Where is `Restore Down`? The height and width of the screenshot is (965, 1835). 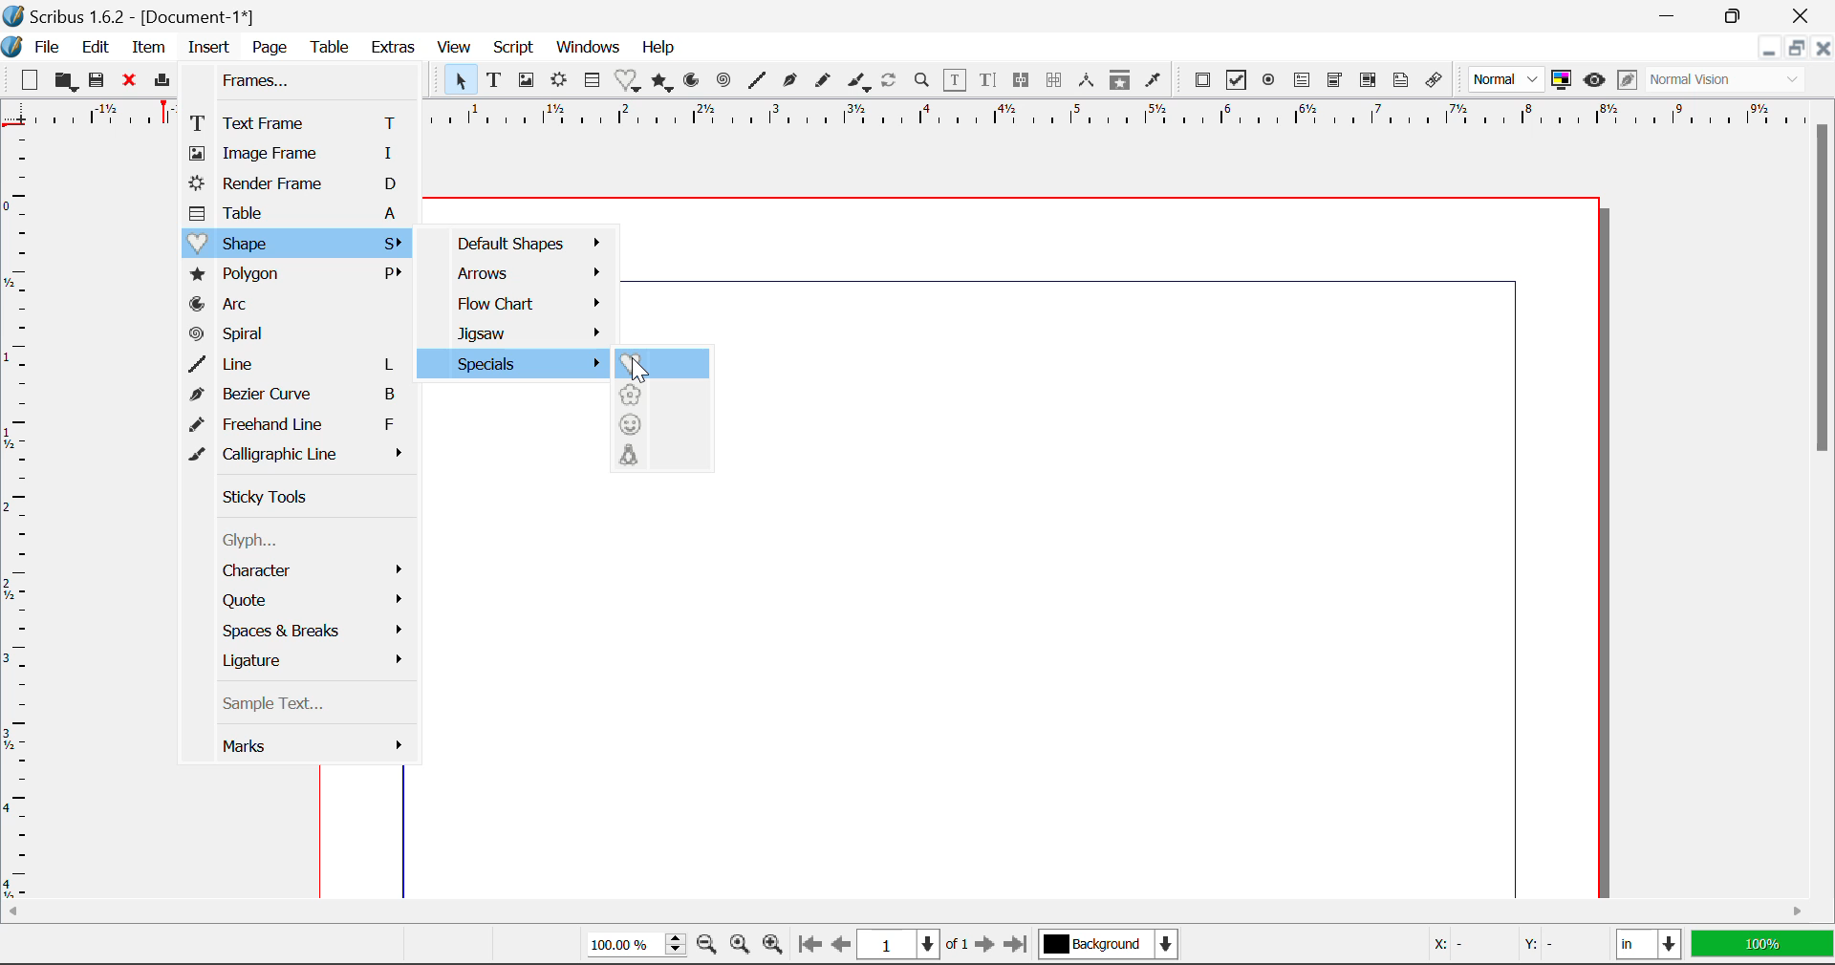 Restore Down is located at coordinates (1771, 51).